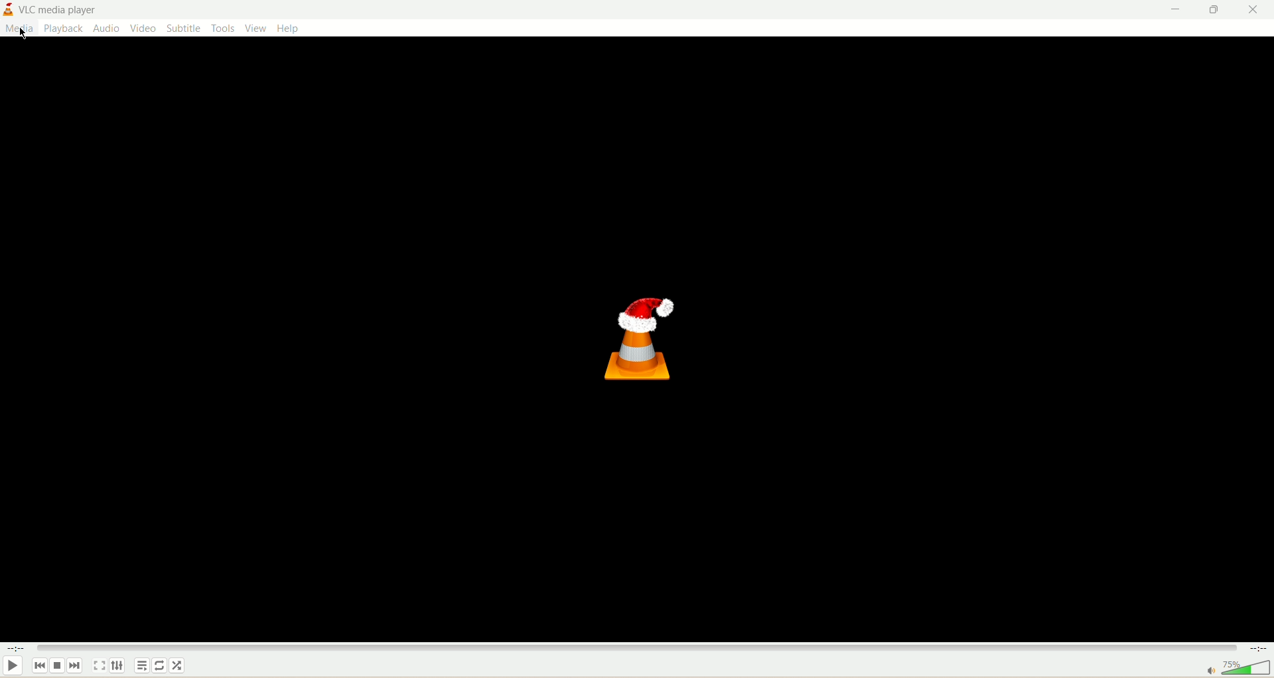  I want to click on mute, so click(1210, 670).